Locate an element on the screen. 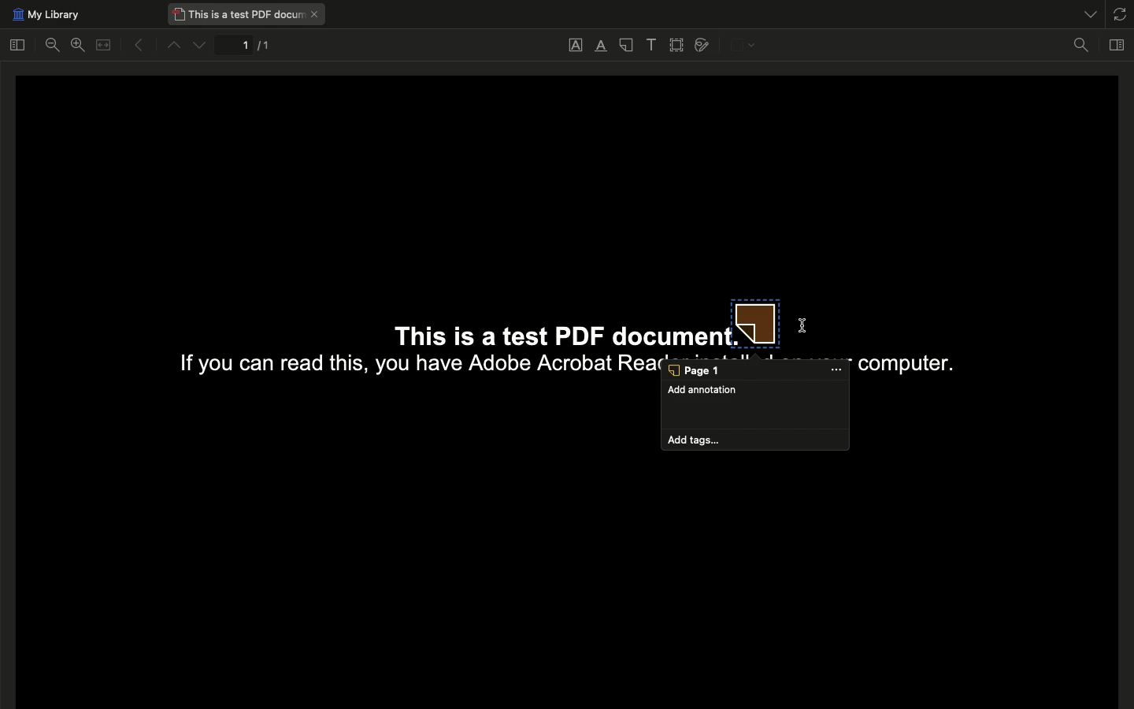 Image resolution: width=1134 pixels, height=709 pixels. My library is located at coordinates (44, 15).